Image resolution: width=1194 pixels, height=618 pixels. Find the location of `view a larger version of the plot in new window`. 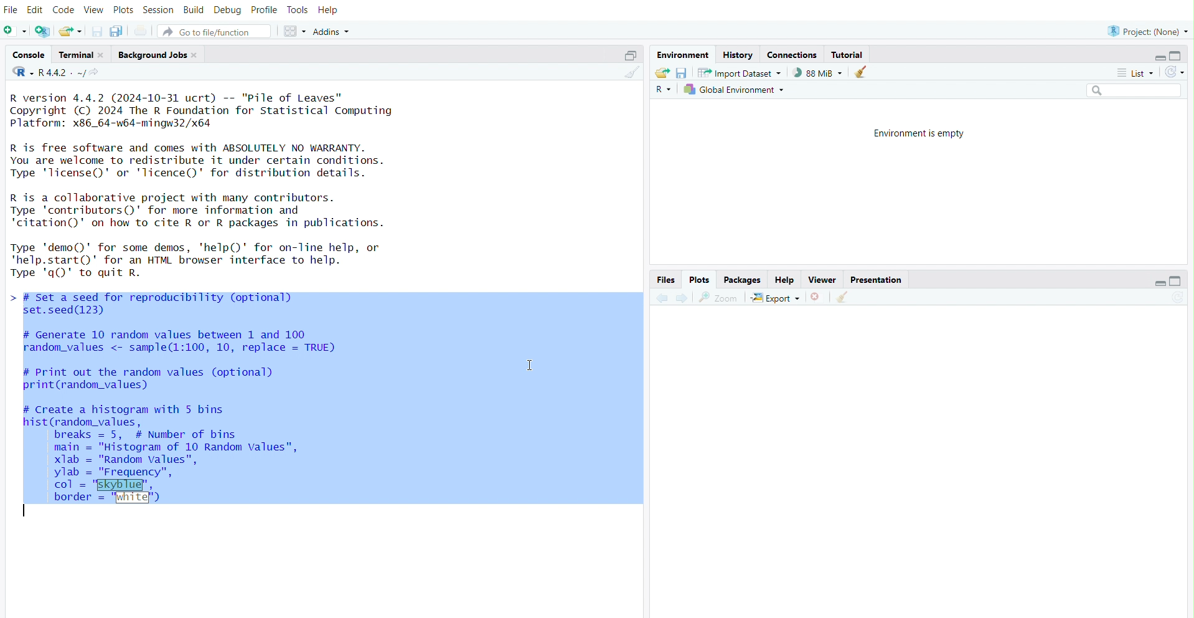

view a larger version of the plot in new window is located at coordinates (717, 297).